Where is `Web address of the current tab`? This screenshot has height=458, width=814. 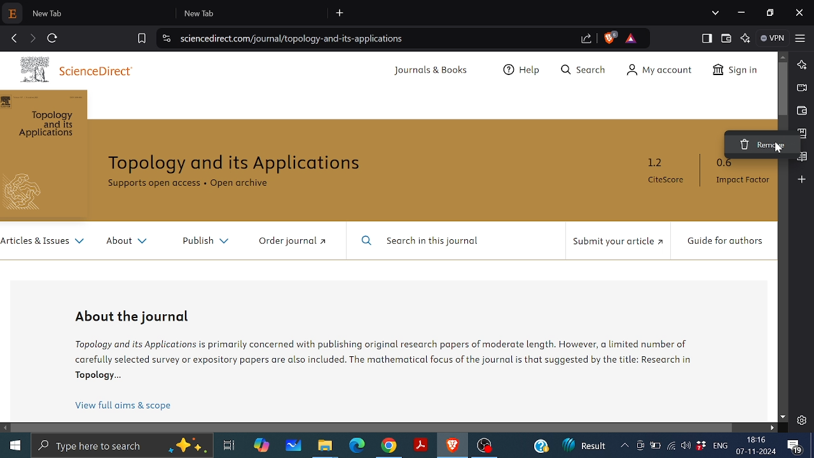 Web address of the current tab is located at coordinates (294, 38).